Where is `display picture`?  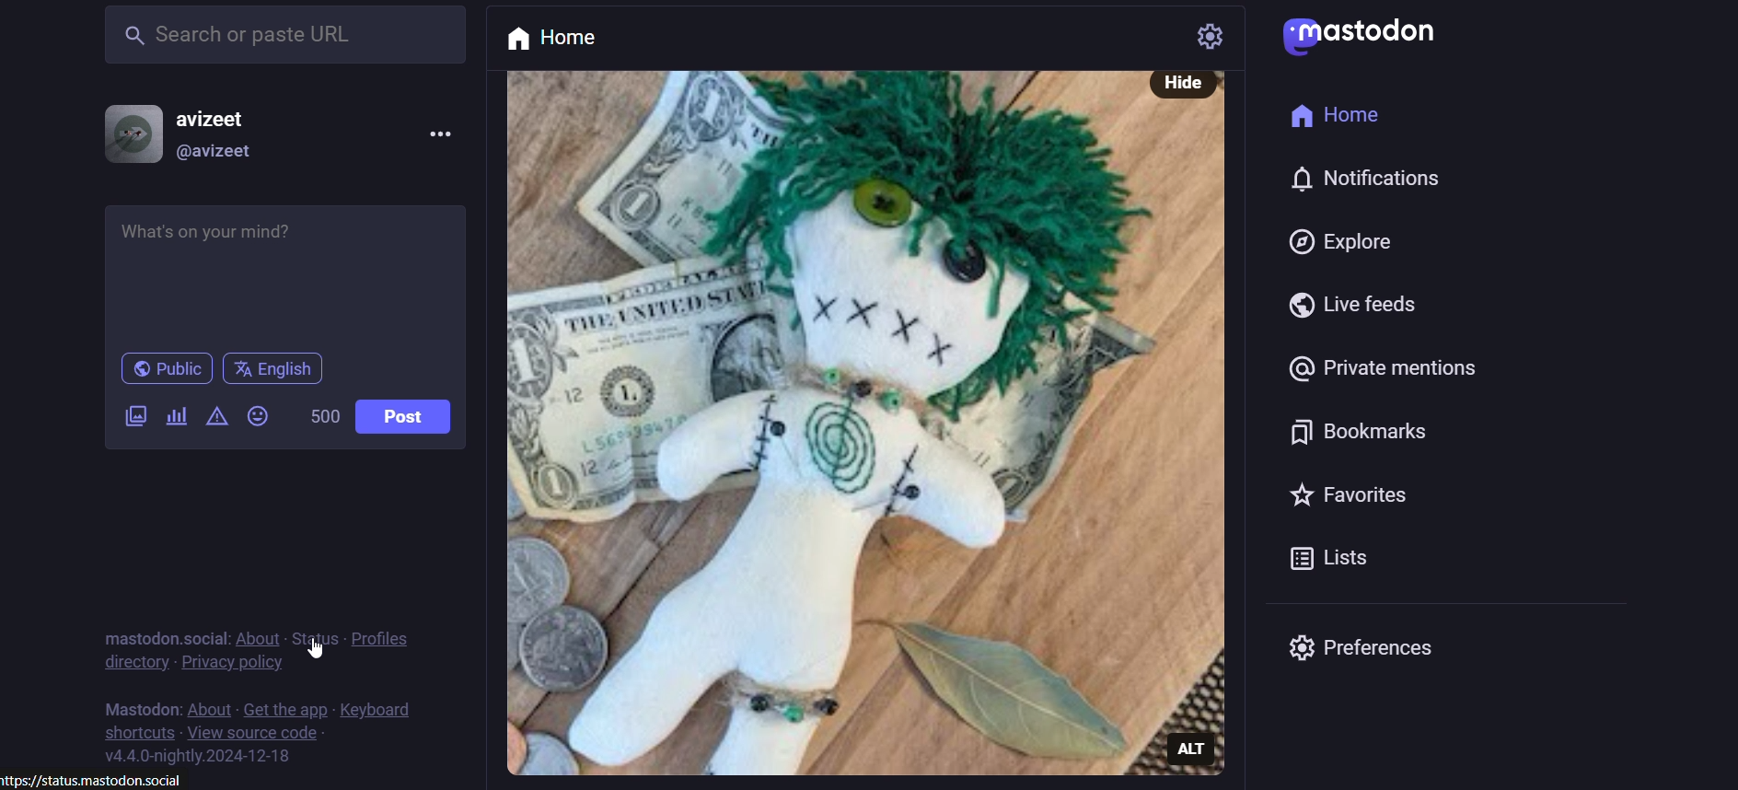 display picture is located at coordinates (127, 133).